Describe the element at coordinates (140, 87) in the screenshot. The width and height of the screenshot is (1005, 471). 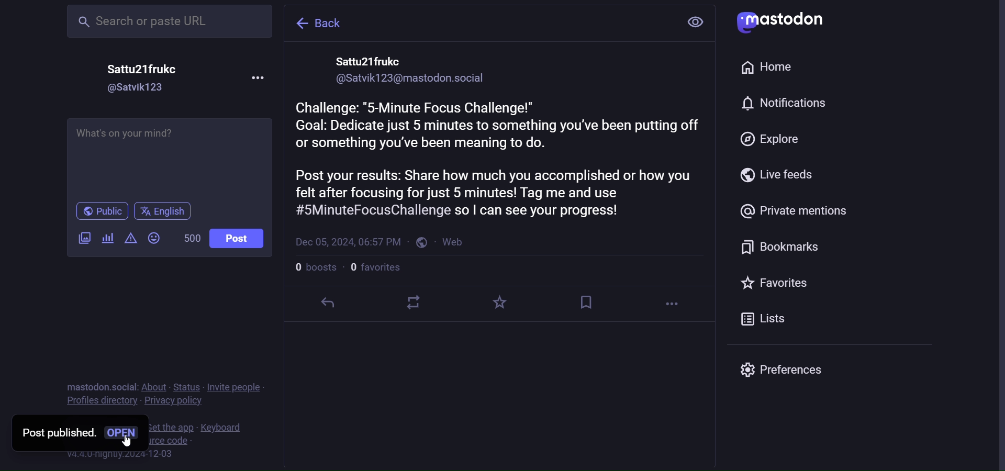
I see `id` at that location.